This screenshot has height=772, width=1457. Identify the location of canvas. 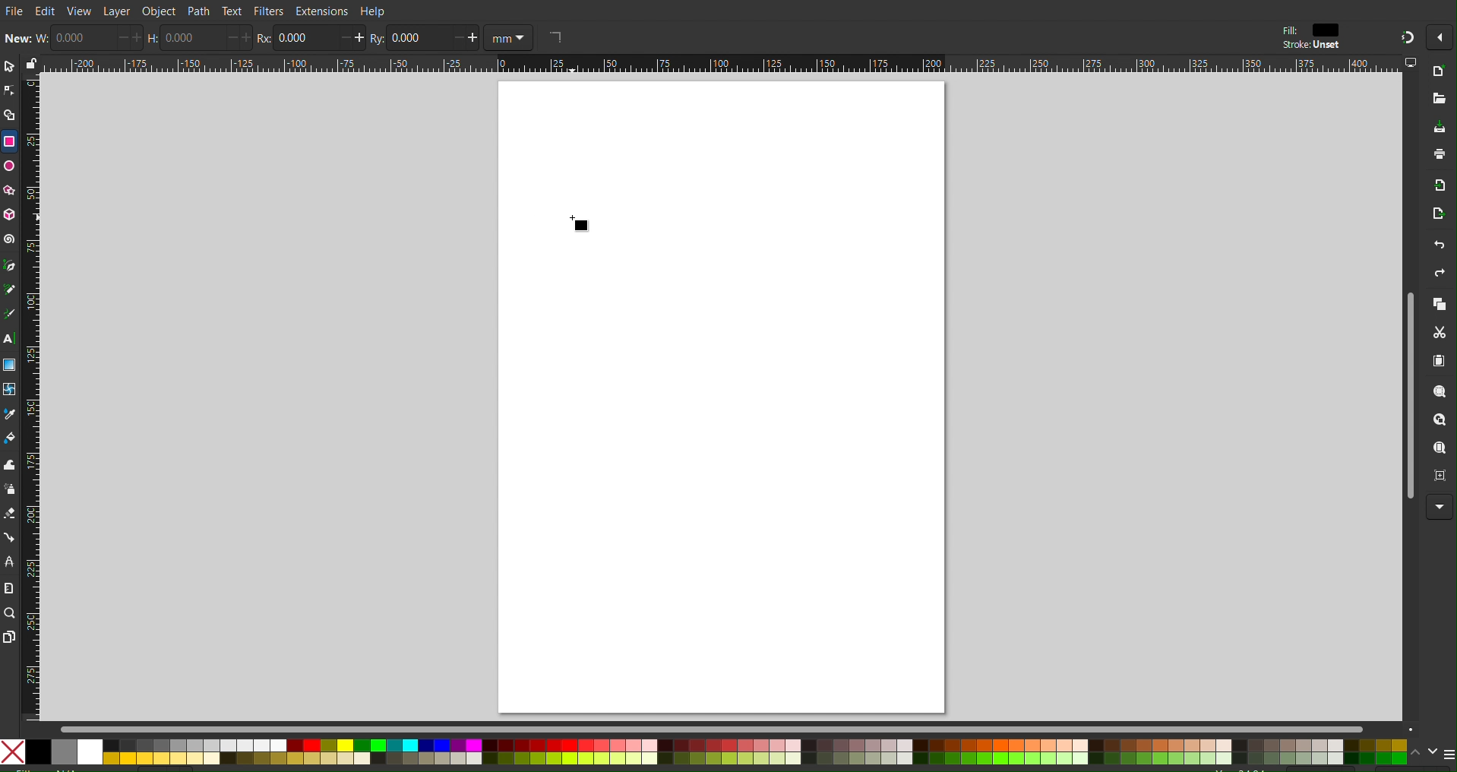
(722, 398).